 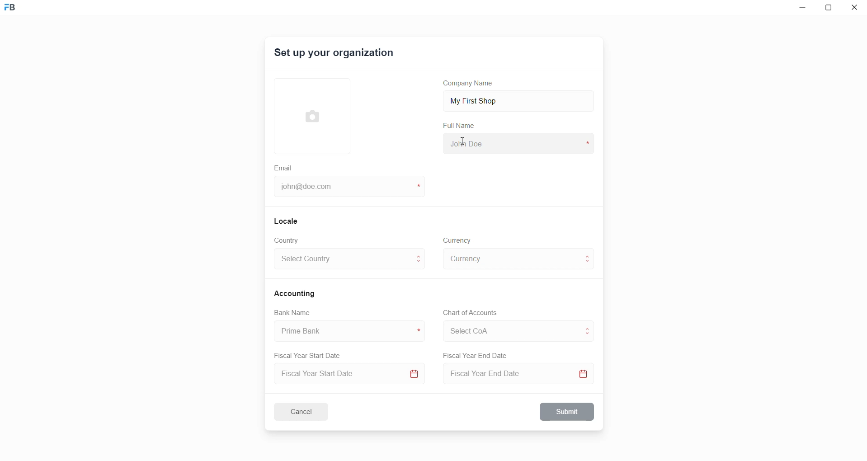 I want to click on select CoA, so click(x=508, y=329).